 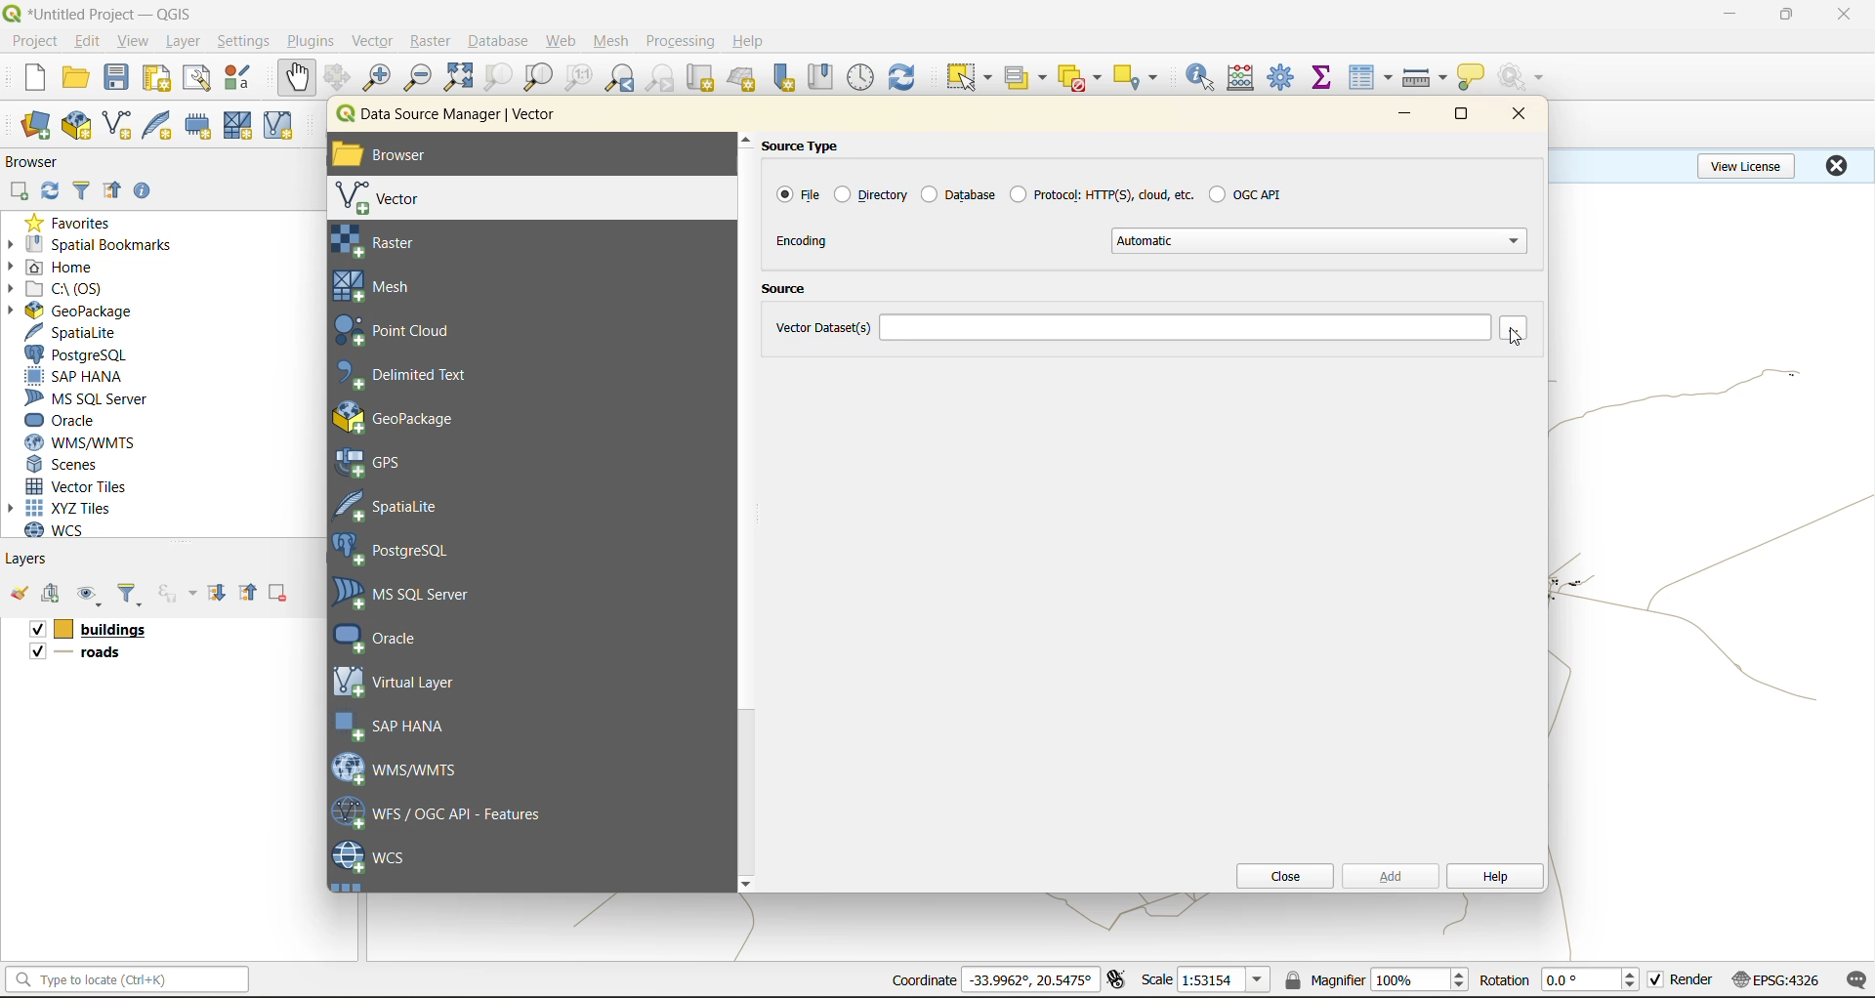 What do you see at coordinates (59, 269) in the screenshot?
I see `home` at bounding box center [59, 269].